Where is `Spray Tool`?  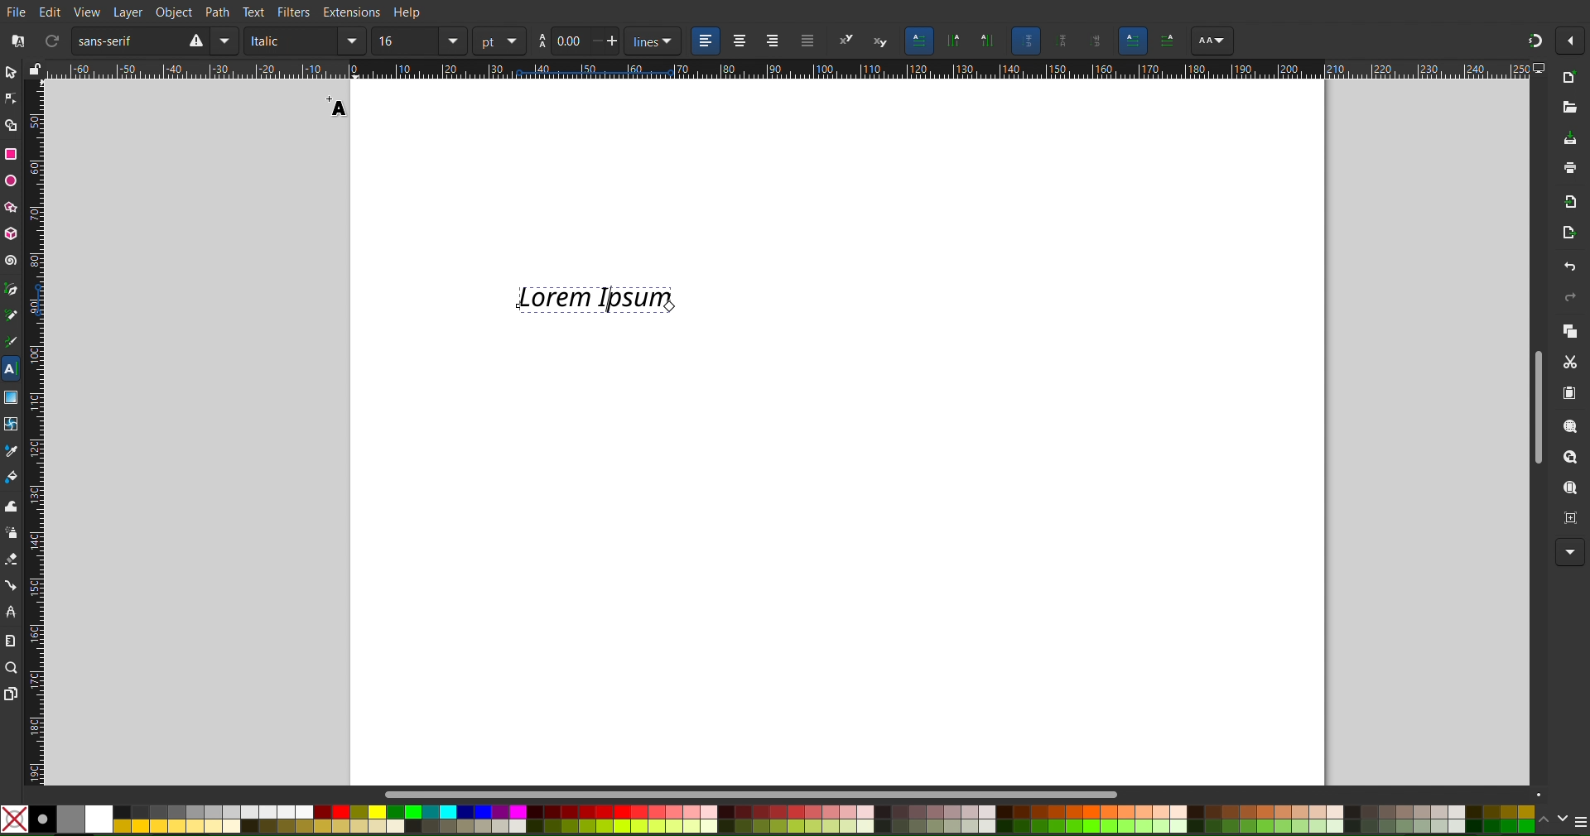 Spray Tool is located at coordinates (12, 531).